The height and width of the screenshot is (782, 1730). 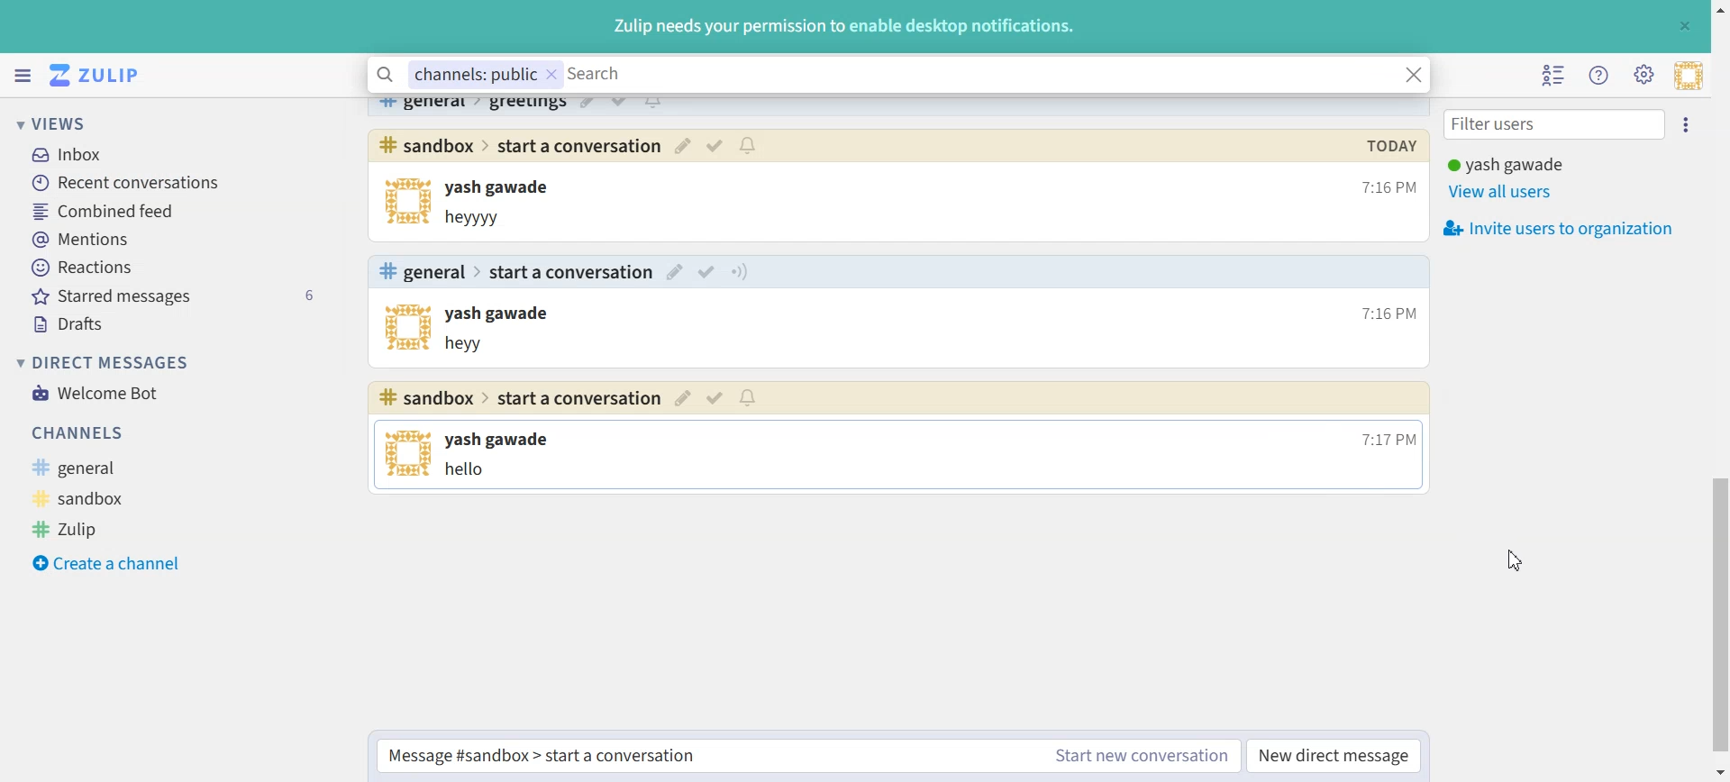 I want to click on yash gawade, so click(x=1507, y=164).